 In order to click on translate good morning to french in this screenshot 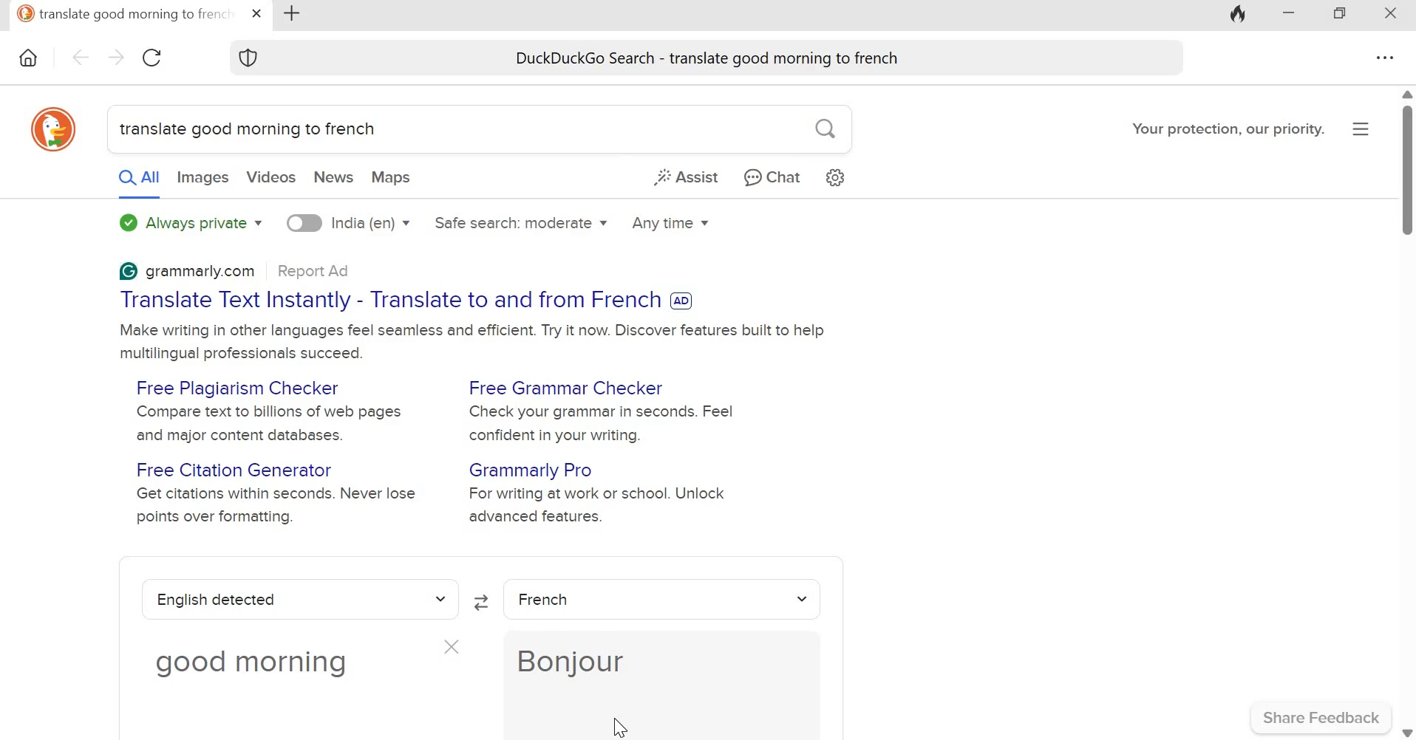, I will do `click(451, 129)`.